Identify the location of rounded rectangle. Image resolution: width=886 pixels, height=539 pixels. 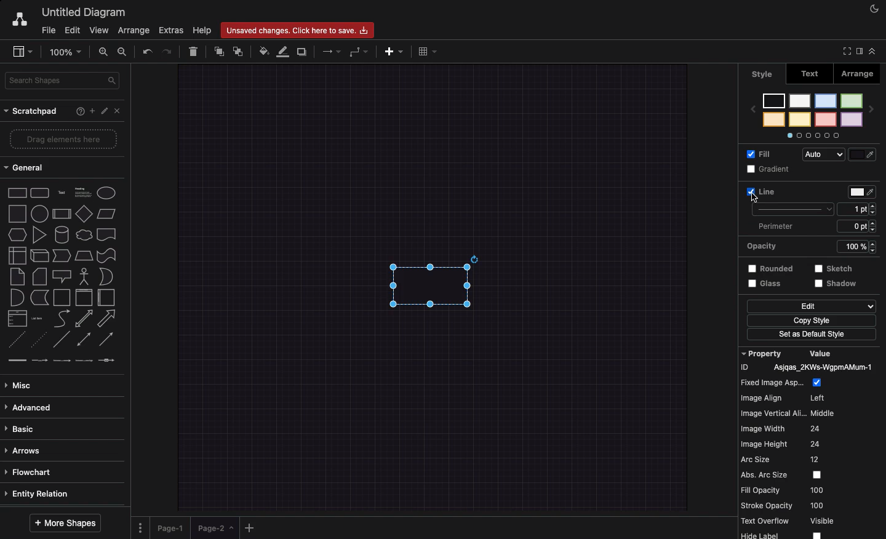
(39, 191).